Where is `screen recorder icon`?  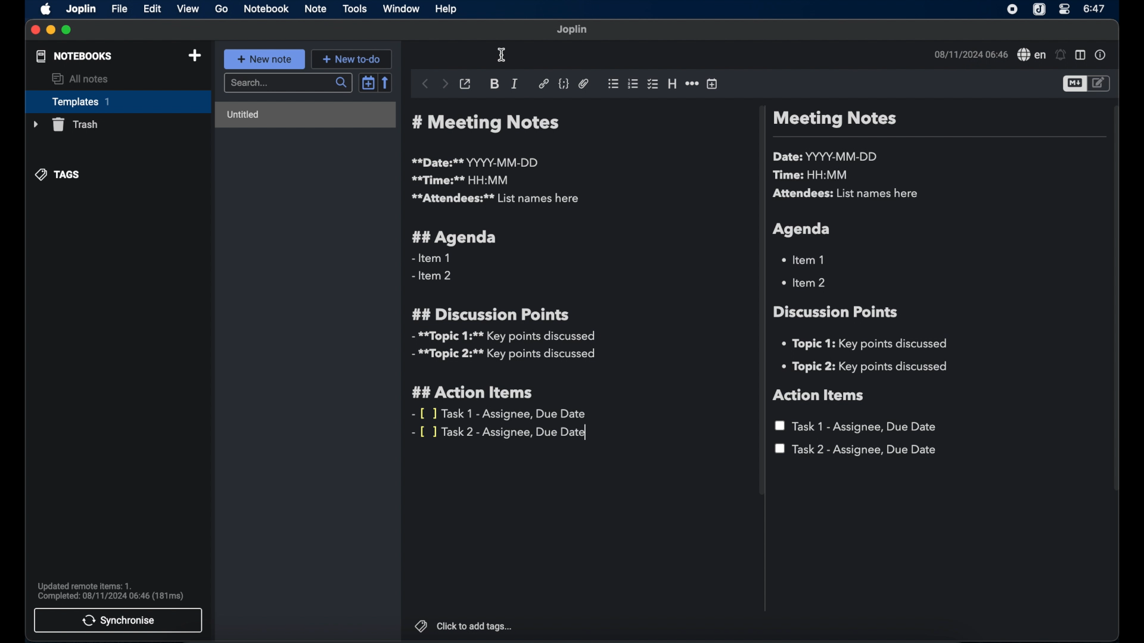
screen recorder icon is located at coordinates (1013, 10).